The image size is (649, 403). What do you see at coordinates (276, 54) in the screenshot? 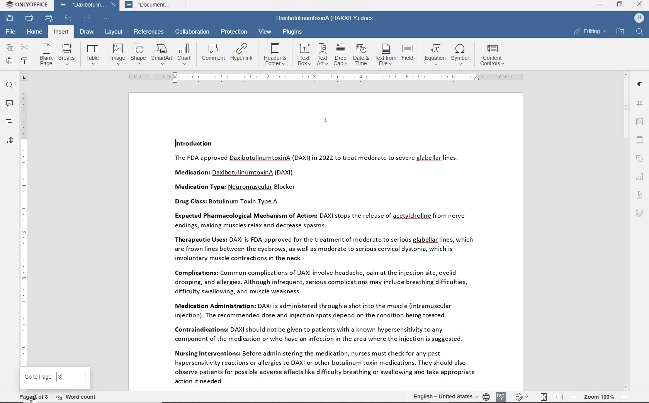
I see `header & footer` at bounding box center [276, 54].